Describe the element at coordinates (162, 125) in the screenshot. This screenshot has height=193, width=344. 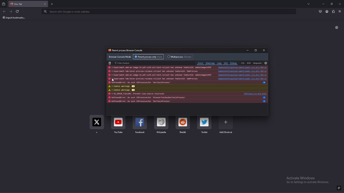
I see `wikipedia` at that location.